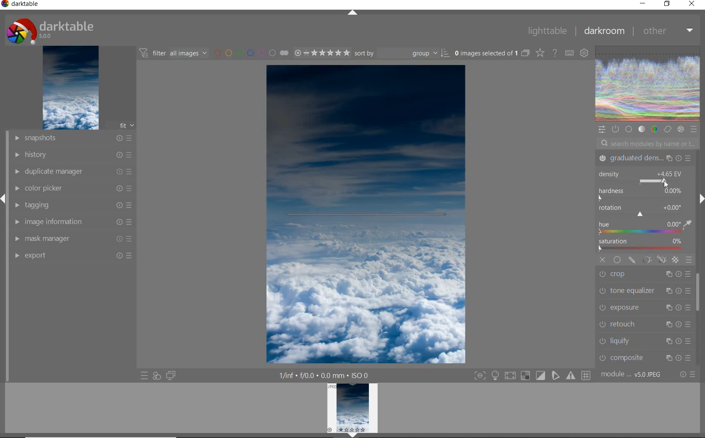  What do you see at coordinates (74, 222) in the screenshot?
I see `IMAGE INFORMATION` at bounding box center [74, 222].